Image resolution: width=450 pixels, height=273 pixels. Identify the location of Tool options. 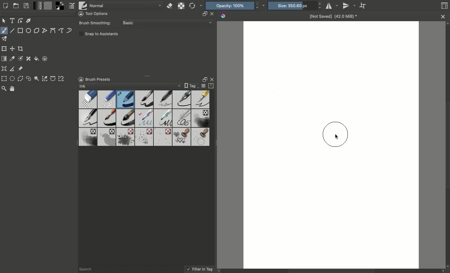
(95, 13).